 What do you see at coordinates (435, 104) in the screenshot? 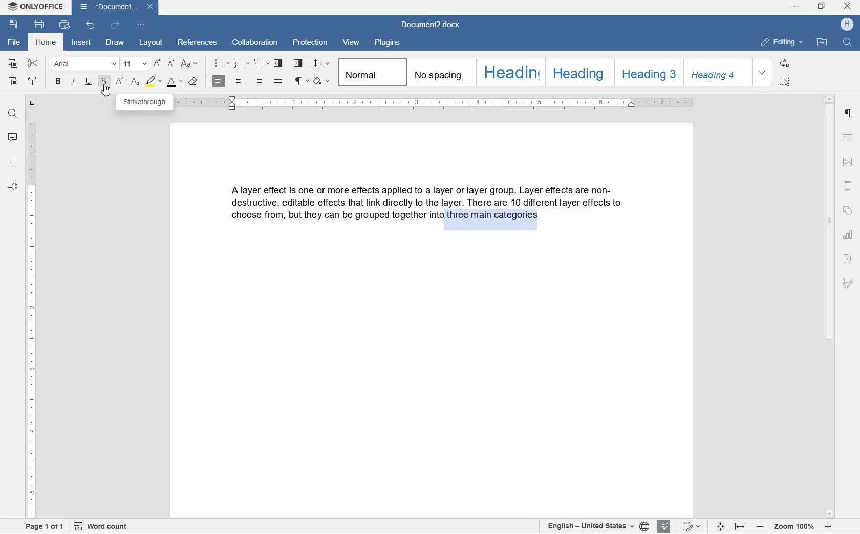
I see `ruler` at bounding box center [435, 104].